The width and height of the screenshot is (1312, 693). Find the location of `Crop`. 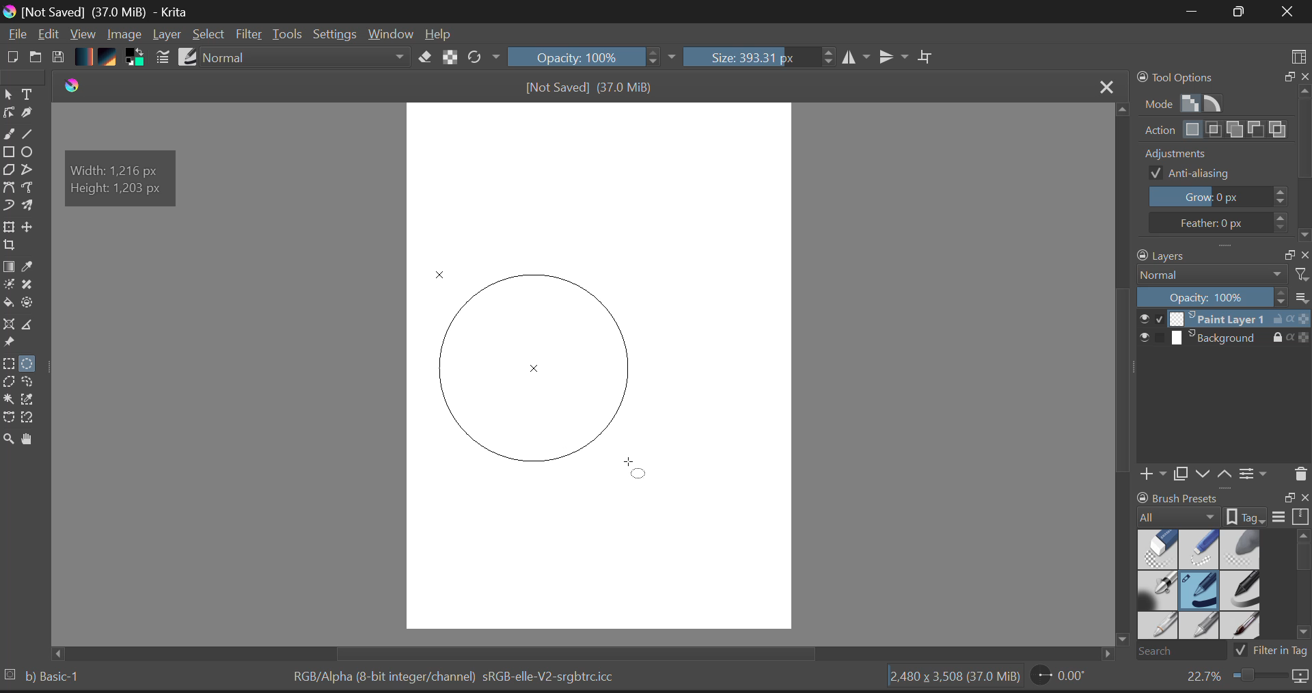

Crop is located at coordinates (8, 249).